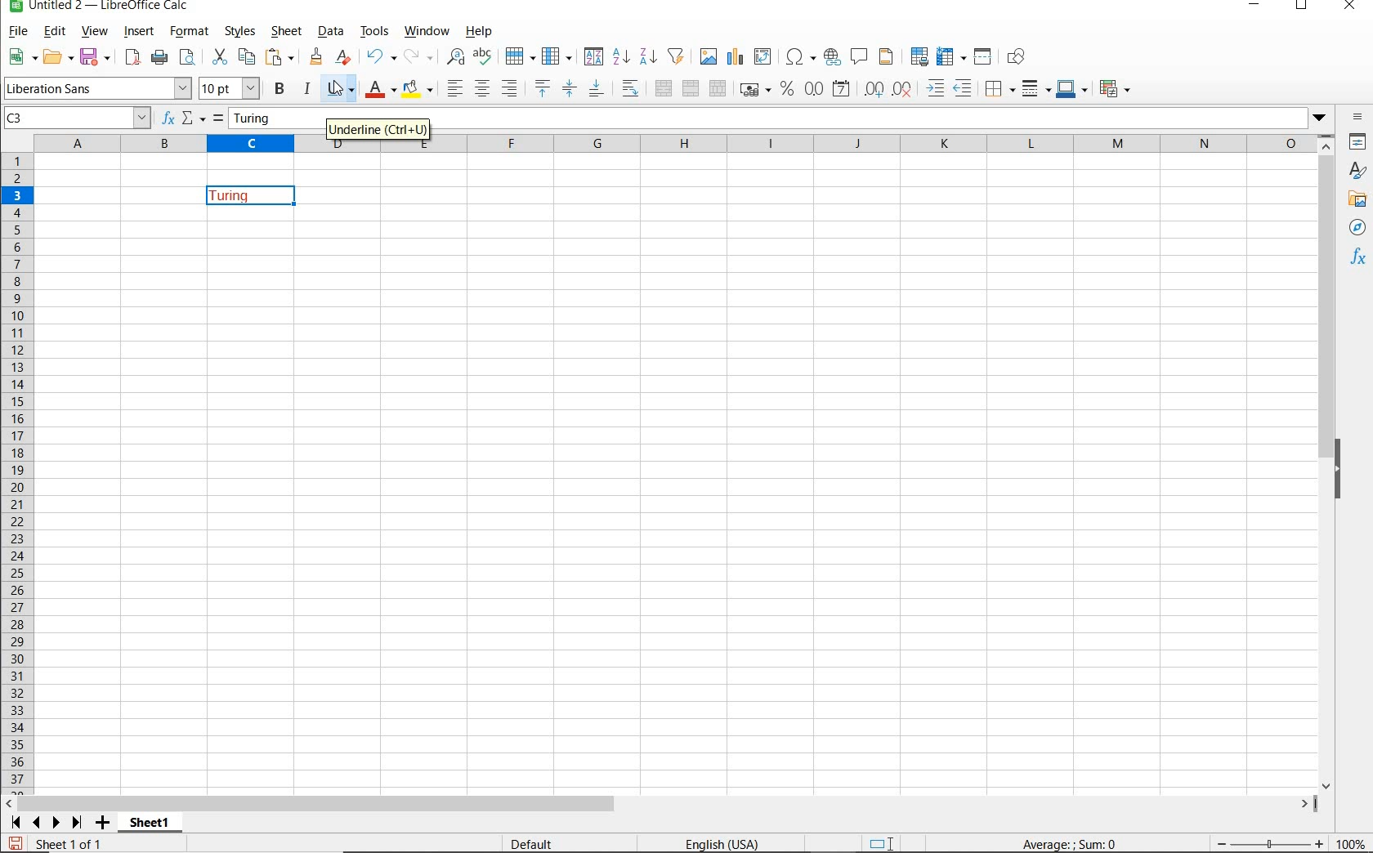 The width and height of the screenshot is (1373, 853). Describe the element at coordinates (379, 131) in the screenshot. I see `UNDERLINE` at that location.